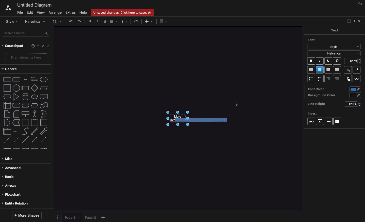 The image size is (365, 222). I want to click on step, so click(25, 105).